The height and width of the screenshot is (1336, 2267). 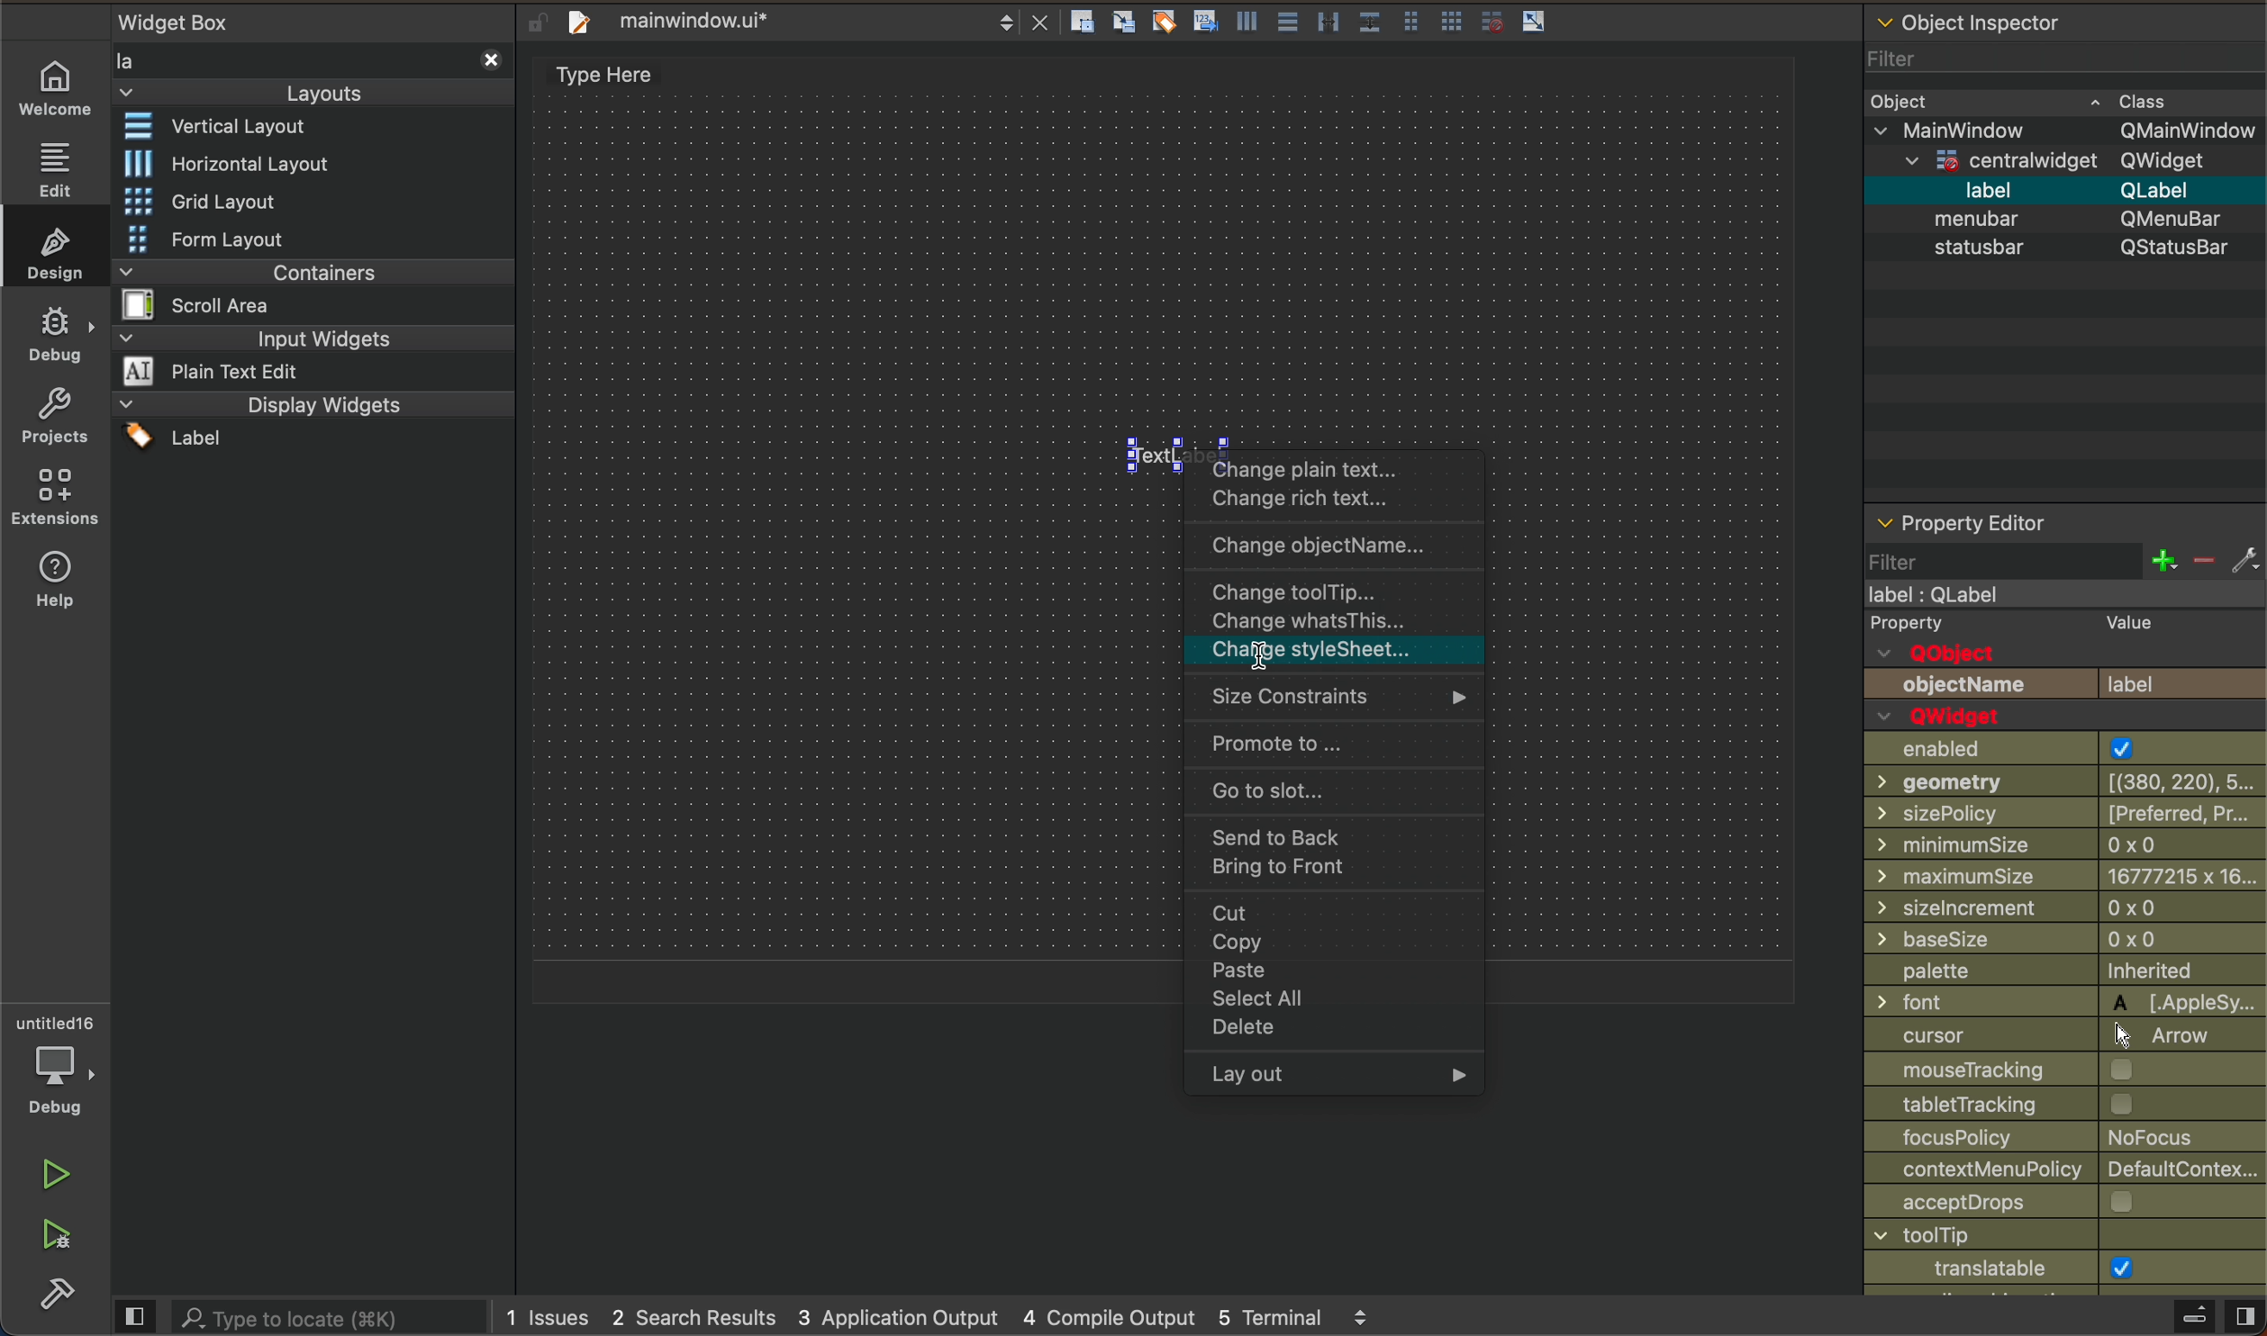 I want to click on search, so click(x=294, y=1316).